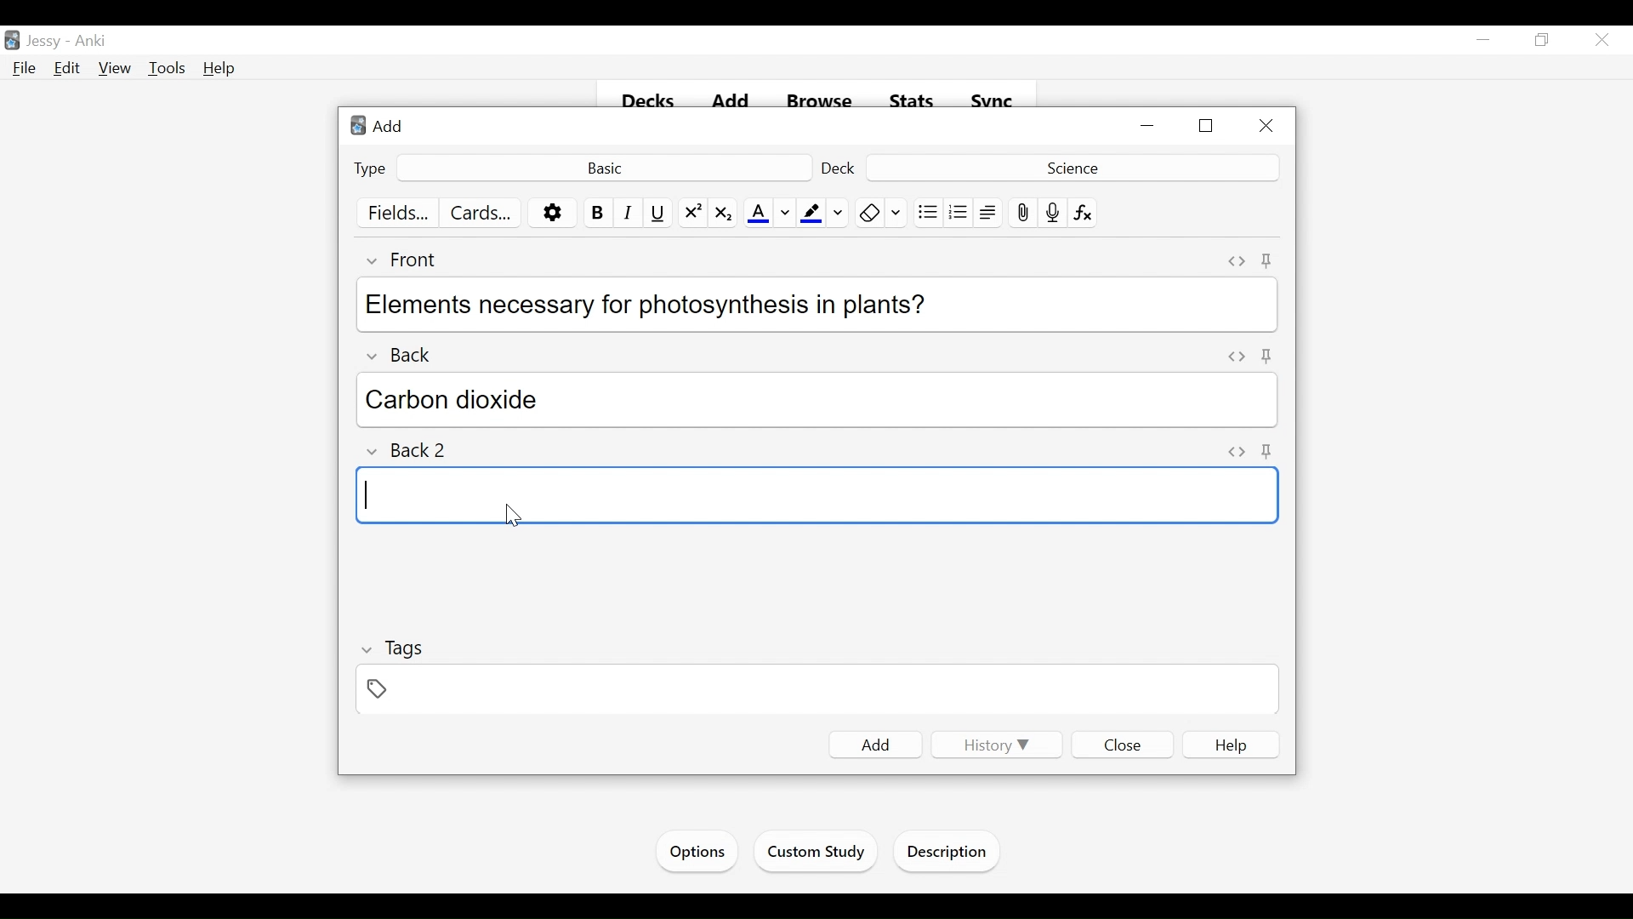  Describe the element at coordinates (822, 102) in the screenshot. I see `Browse` at that location.